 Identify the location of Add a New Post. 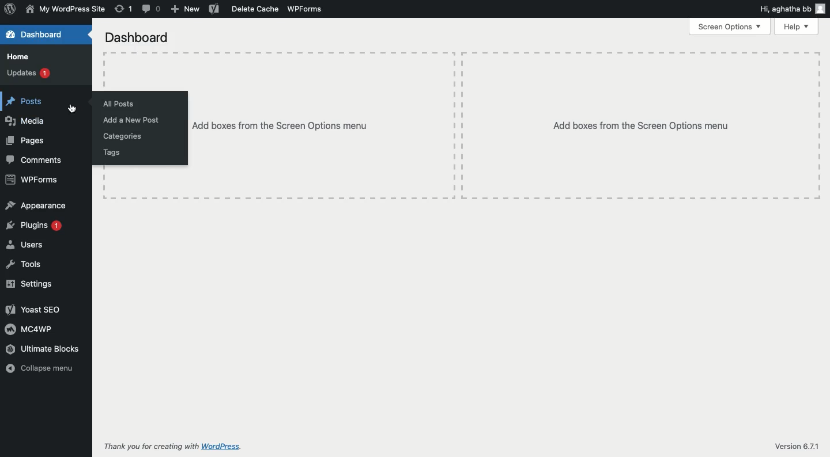
(138, 120).